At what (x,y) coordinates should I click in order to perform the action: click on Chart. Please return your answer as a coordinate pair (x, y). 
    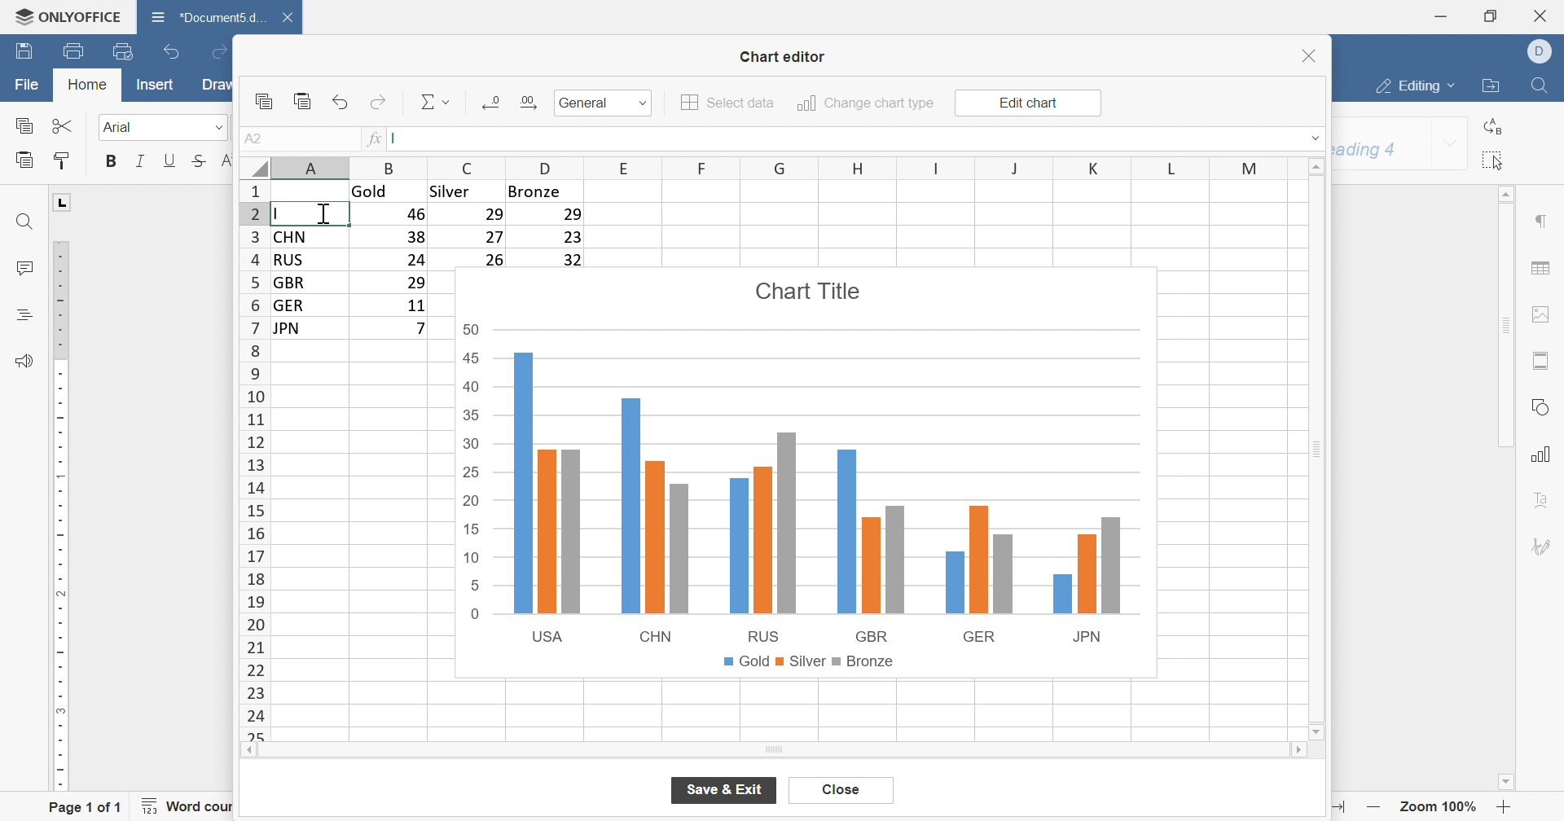
    Looking at the image, I should click on (809, 476).